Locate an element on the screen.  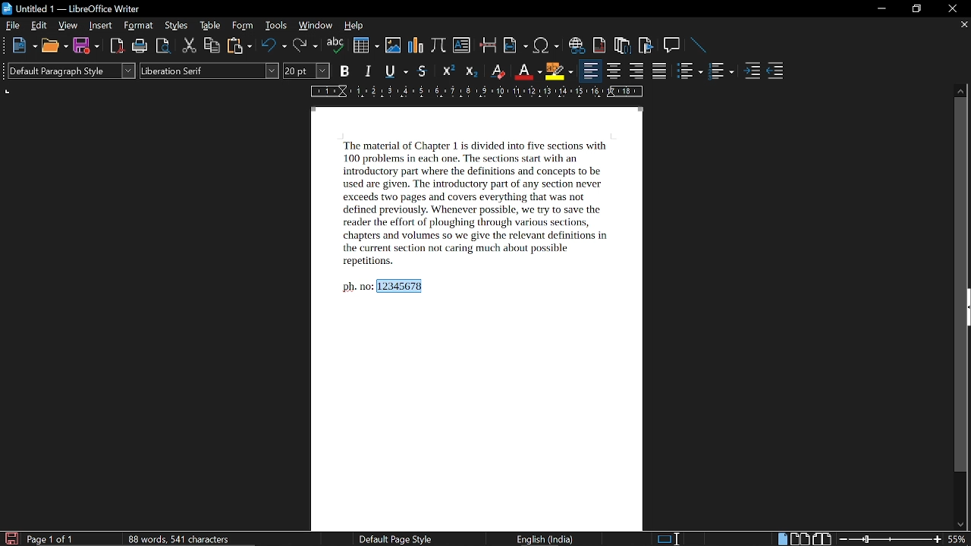
copy is located at coordinates (212, 46).